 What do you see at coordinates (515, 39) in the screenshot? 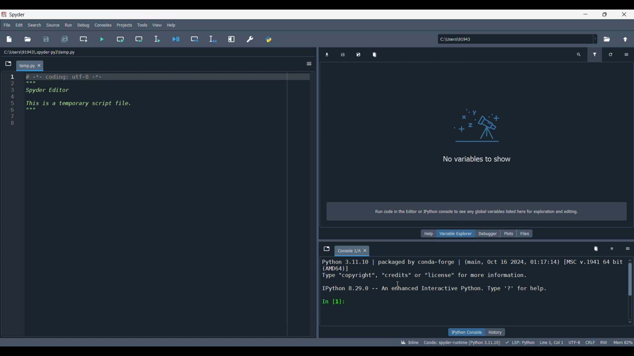
I see `Enter location` at bounding box center [515, 39].